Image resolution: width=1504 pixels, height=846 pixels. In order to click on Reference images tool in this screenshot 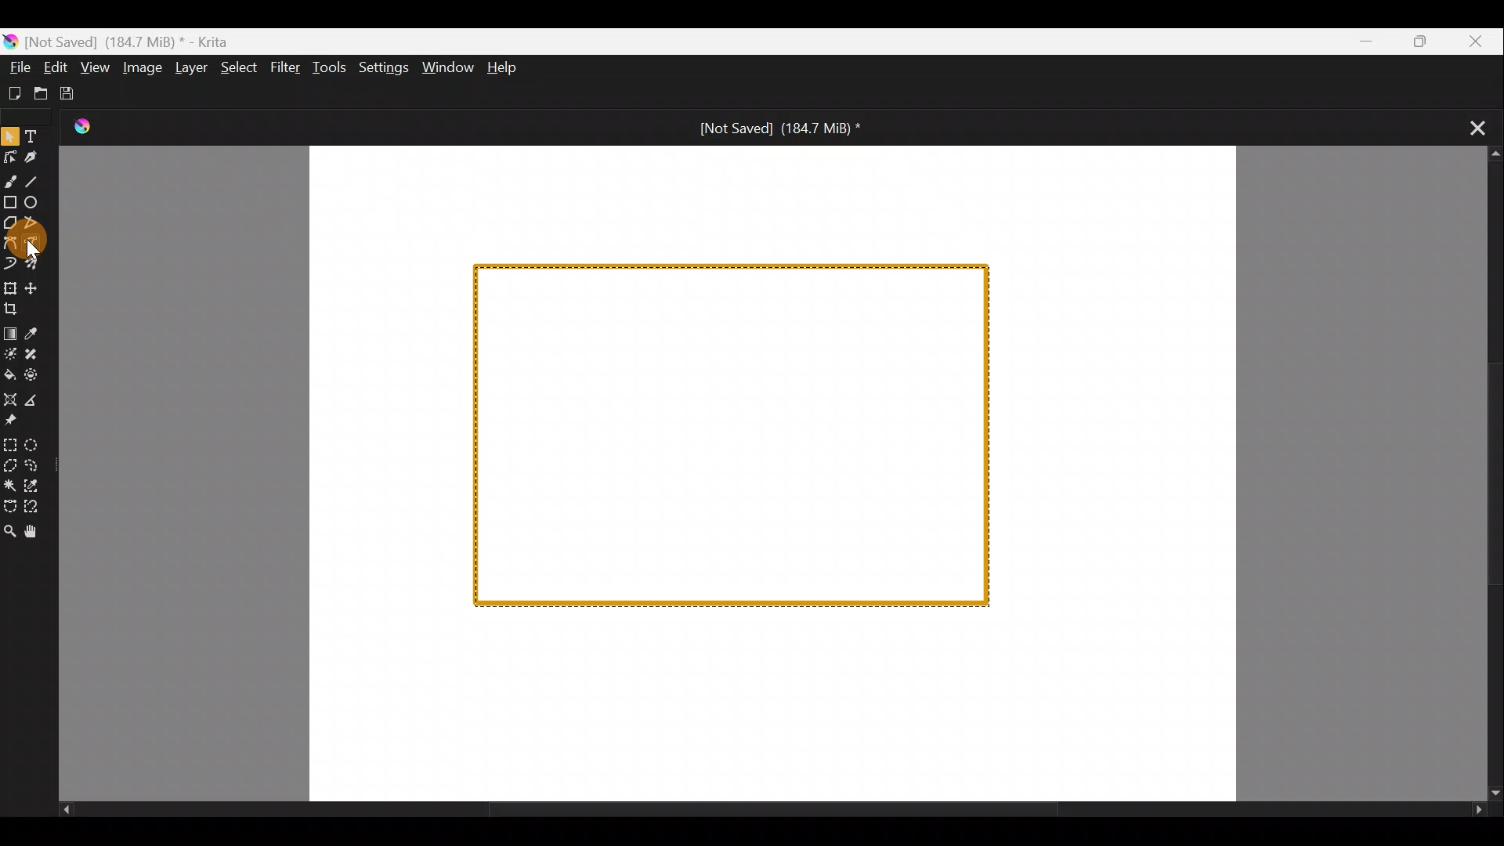, I will do `click(17, 421)`.